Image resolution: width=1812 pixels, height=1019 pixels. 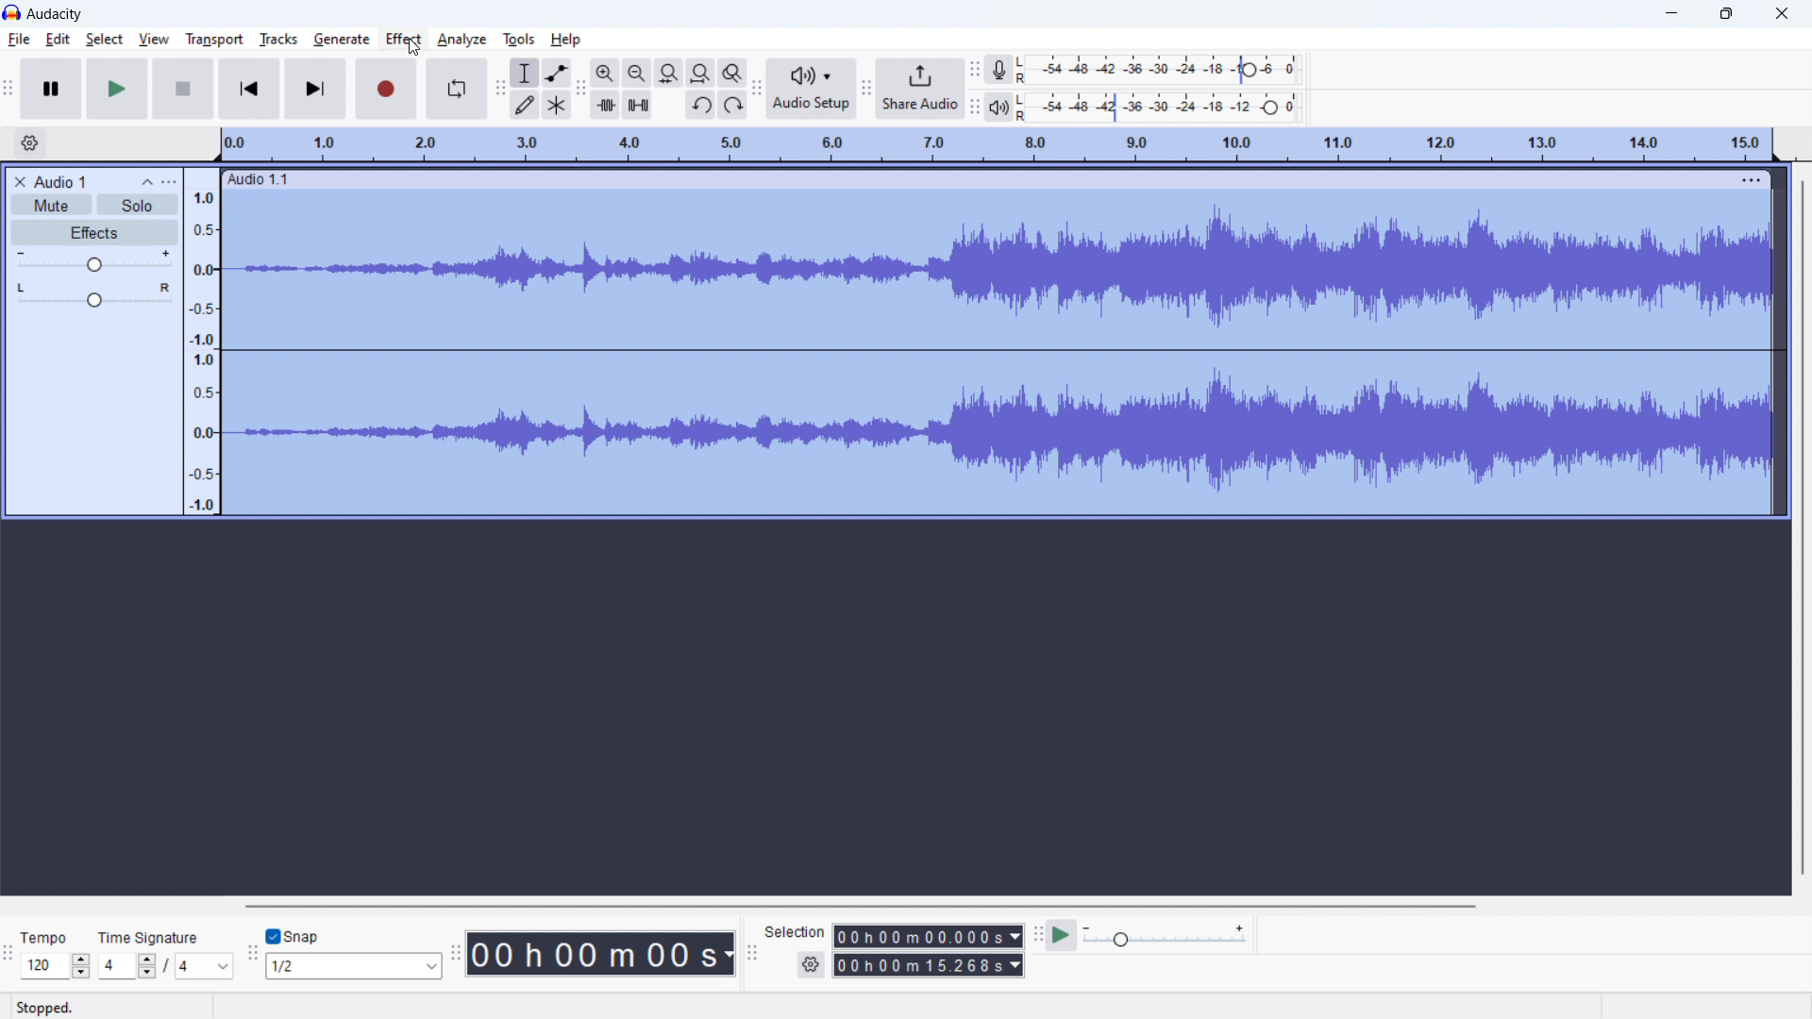 What do you see at coordinates (455, 956) in the screenshot?
I see `time toolbar` at bounding box center [455, 956].